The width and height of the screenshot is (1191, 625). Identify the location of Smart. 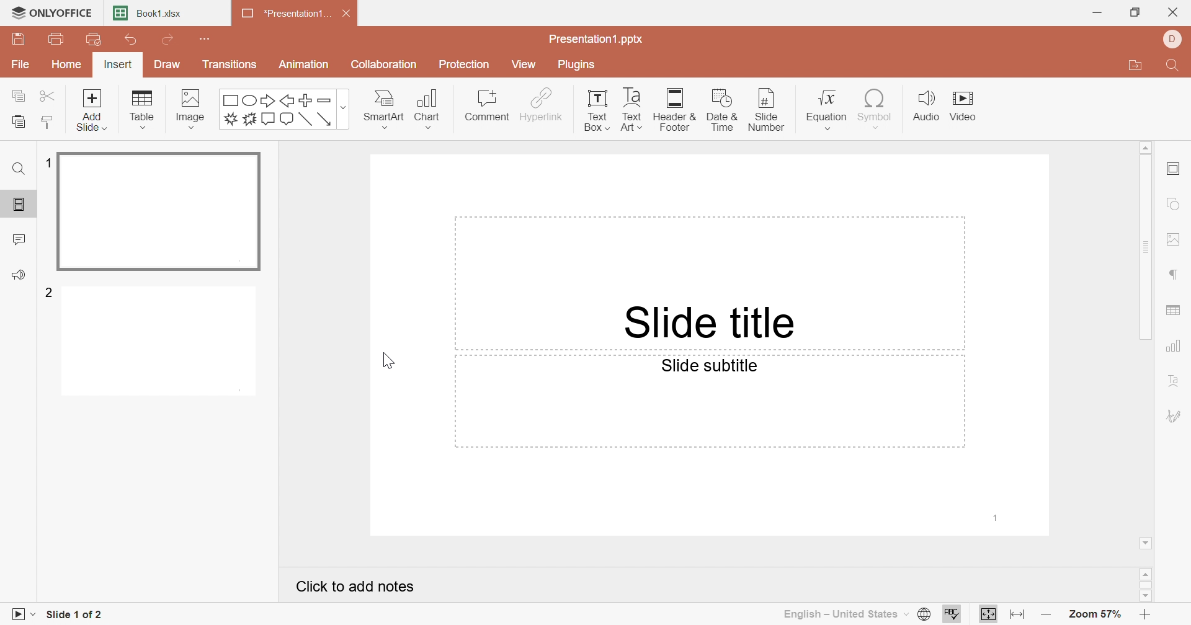
(383, 107).